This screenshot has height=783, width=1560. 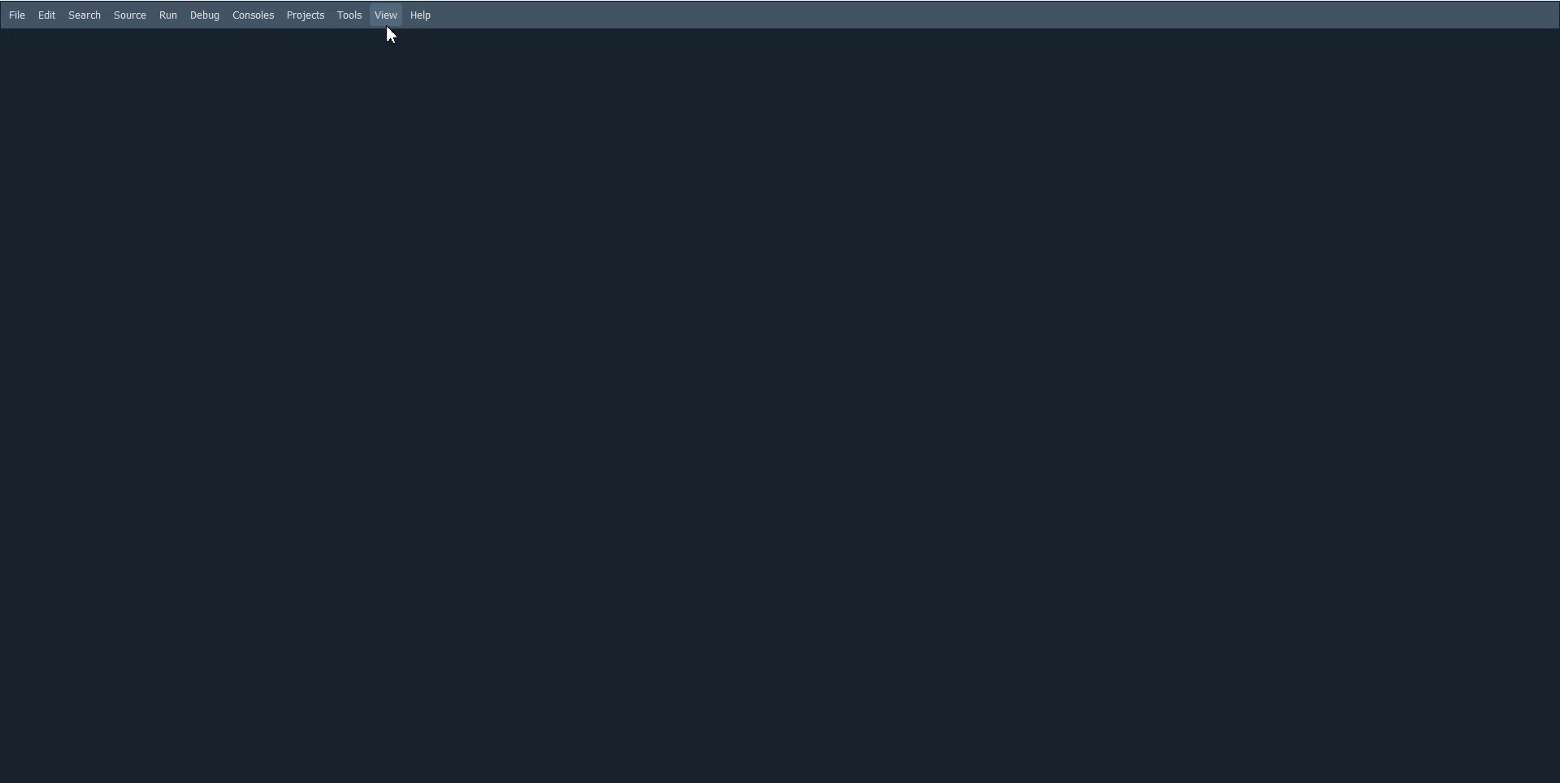 What do you see at coordinates (205, 15) in the screenshot?
I see `Debug` at bounding box center [205, 15].